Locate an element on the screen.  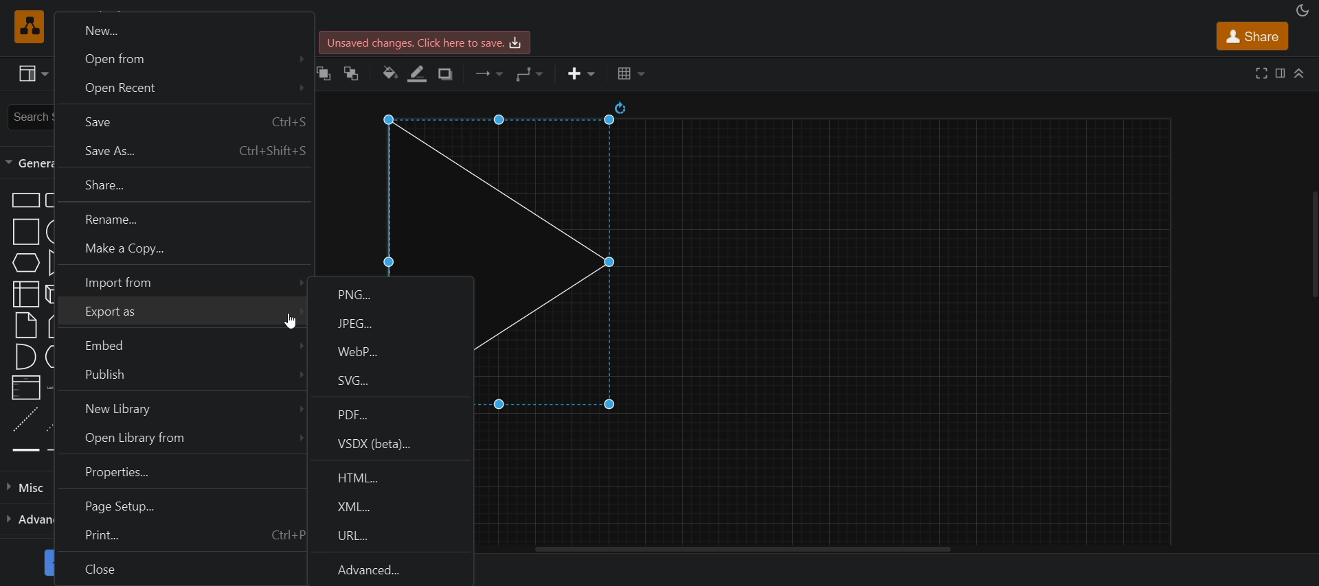
close is located at coordinates (179, 570).